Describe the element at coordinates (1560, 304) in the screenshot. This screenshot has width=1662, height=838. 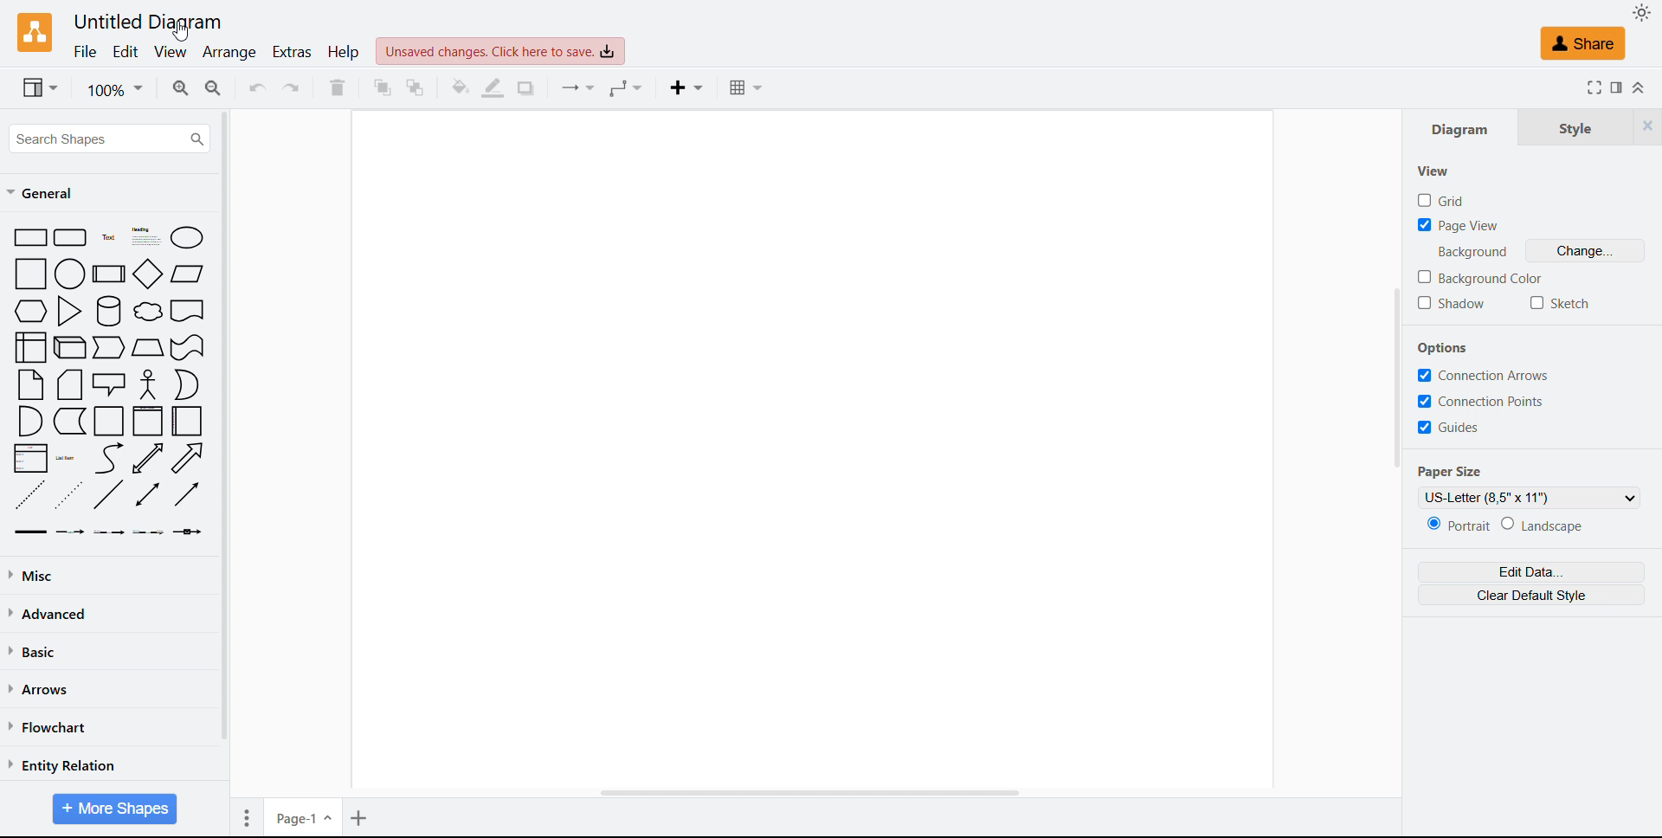
I see `sketch ` at that location.